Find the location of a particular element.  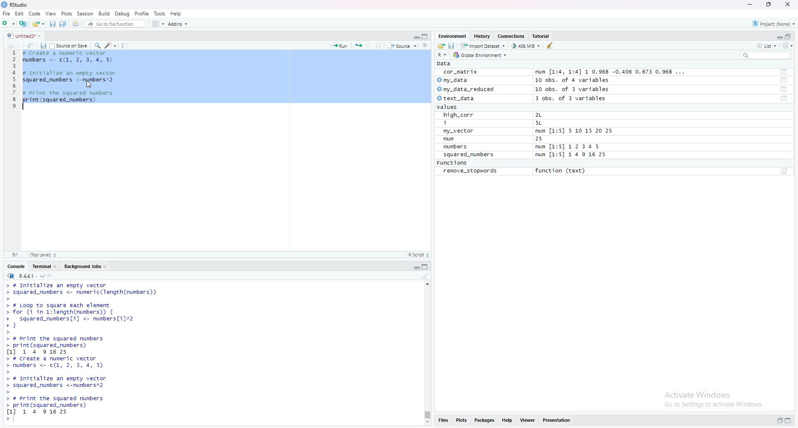

Build is located at coordinates (105, 13).